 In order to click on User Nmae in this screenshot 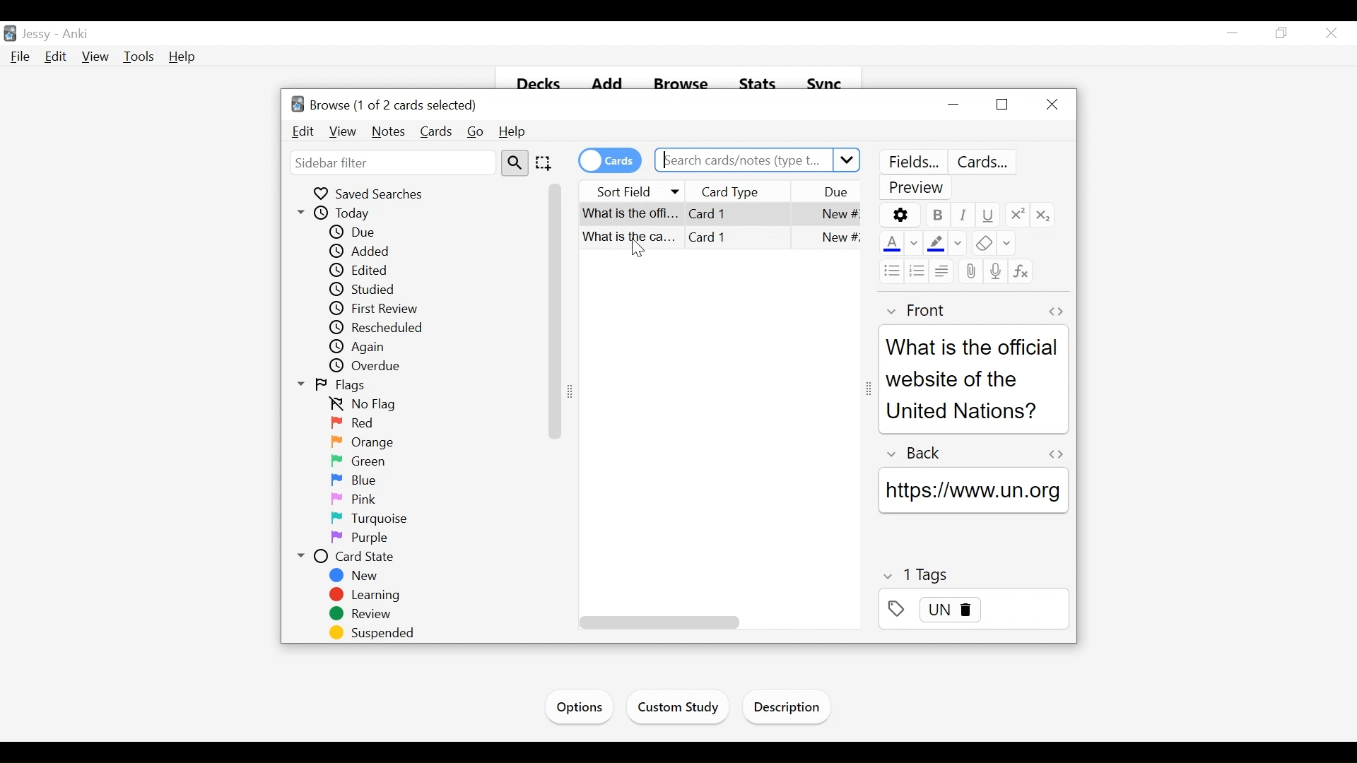, I will do `click(40, 35)`.